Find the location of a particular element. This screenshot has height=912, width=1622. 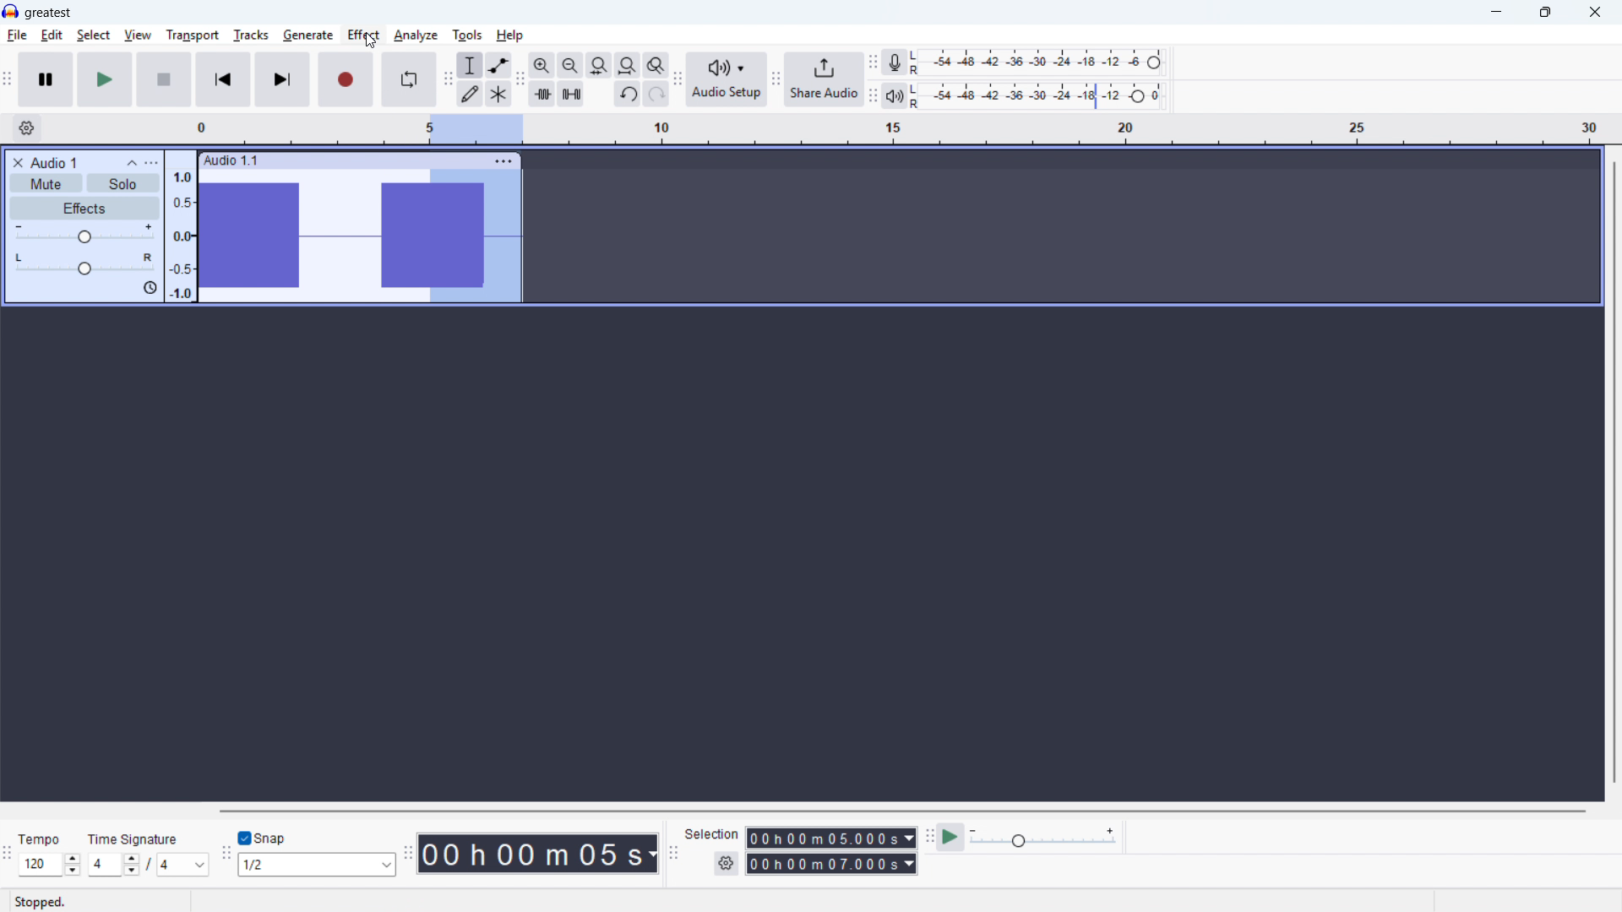

tools is located at coordinates (467, 35).